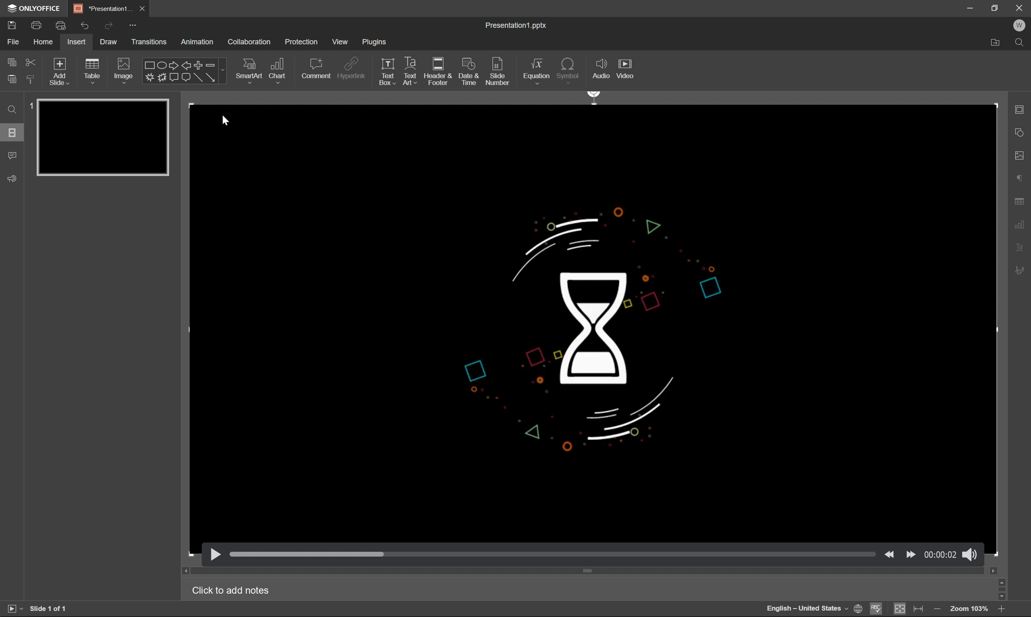  Describe the element at coordinates (184, 71) in the screenshot. I see `shapes` at that location.